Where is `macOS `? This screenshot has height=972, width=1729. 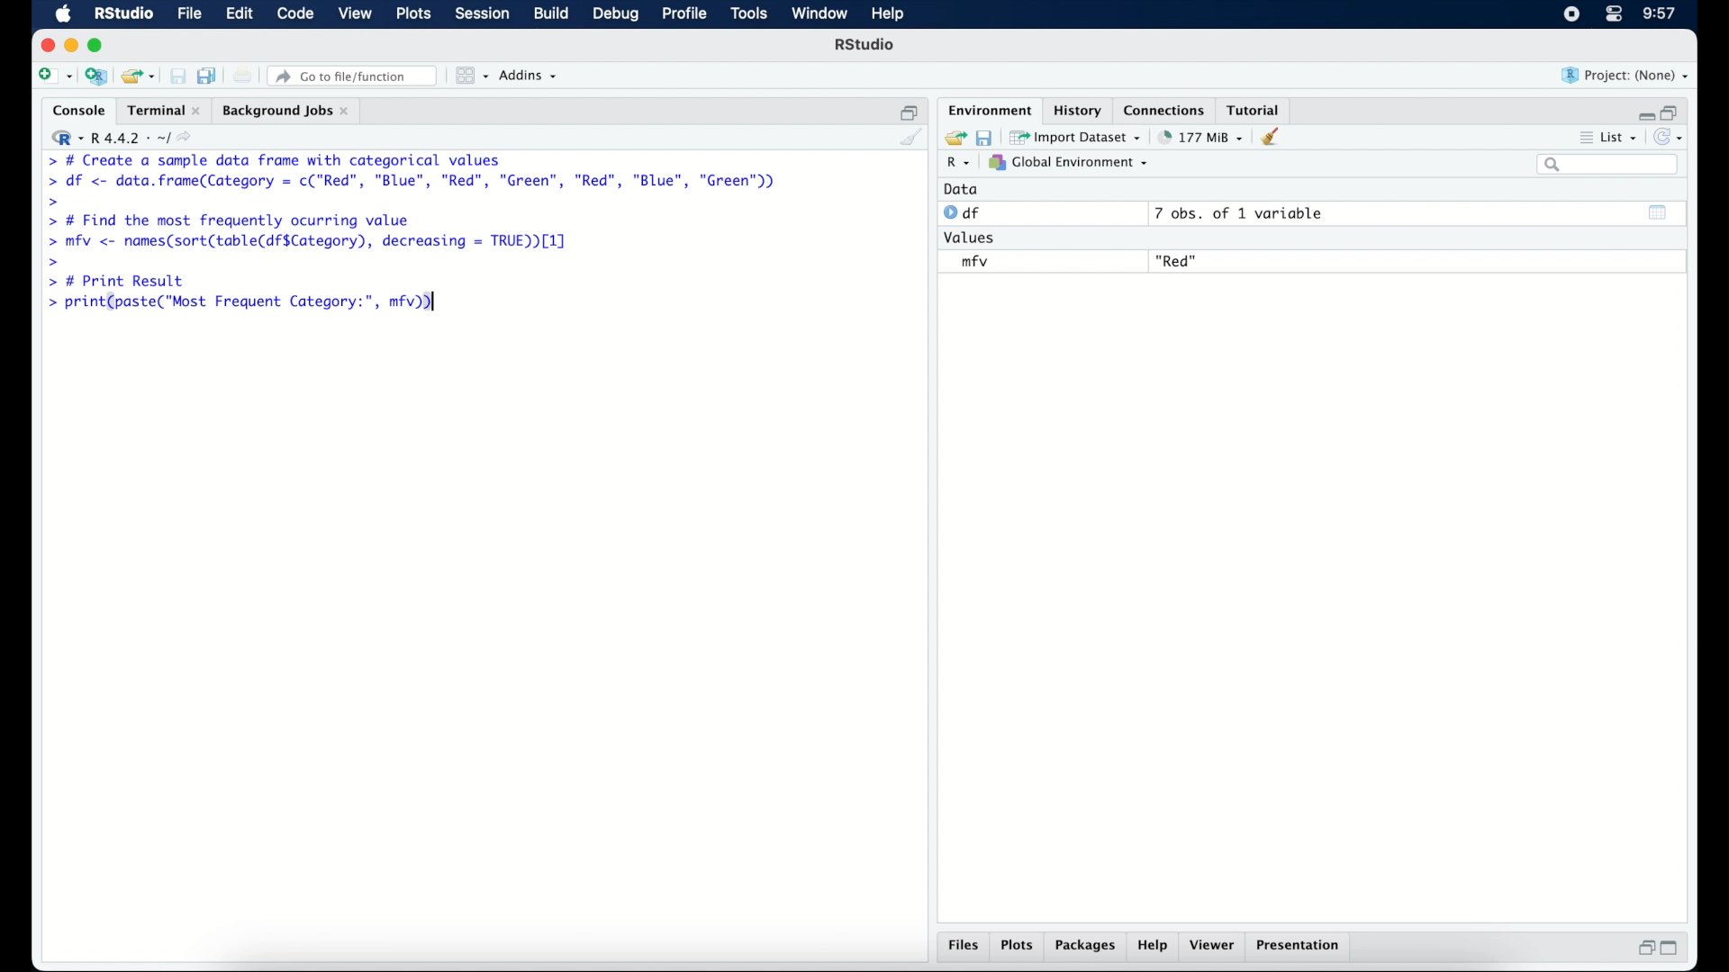
macOS  is located at coordinates (63, 14).